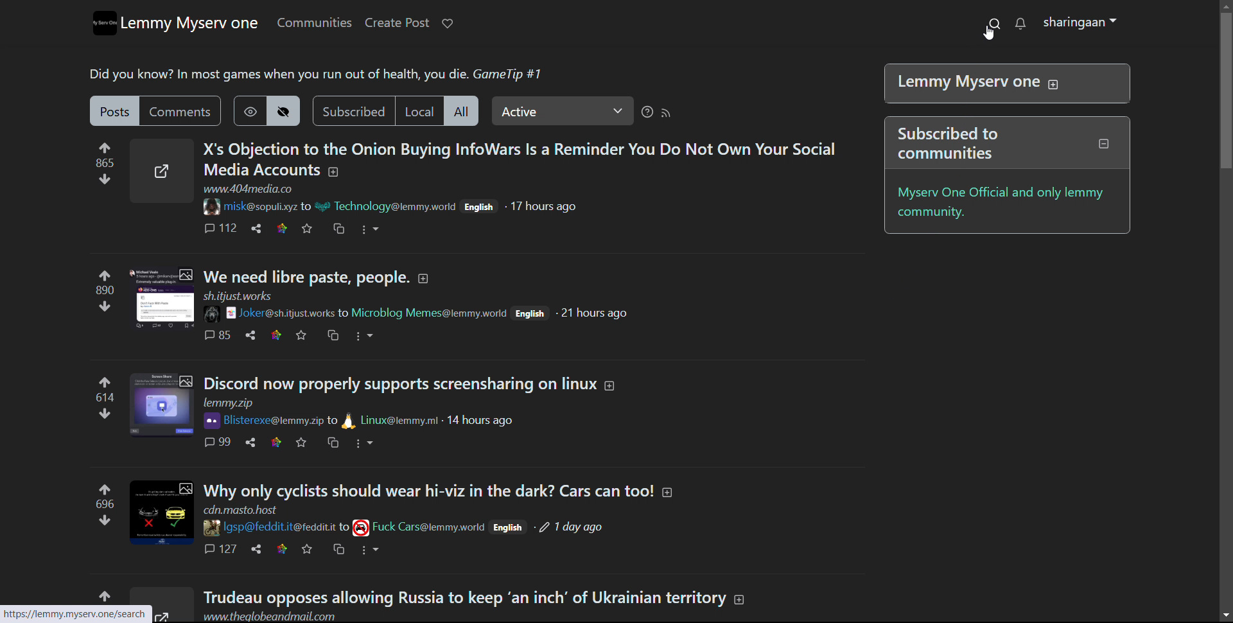  Describe the element at coordinates (396, 23) in the screenshot. I see `create post` at that location.